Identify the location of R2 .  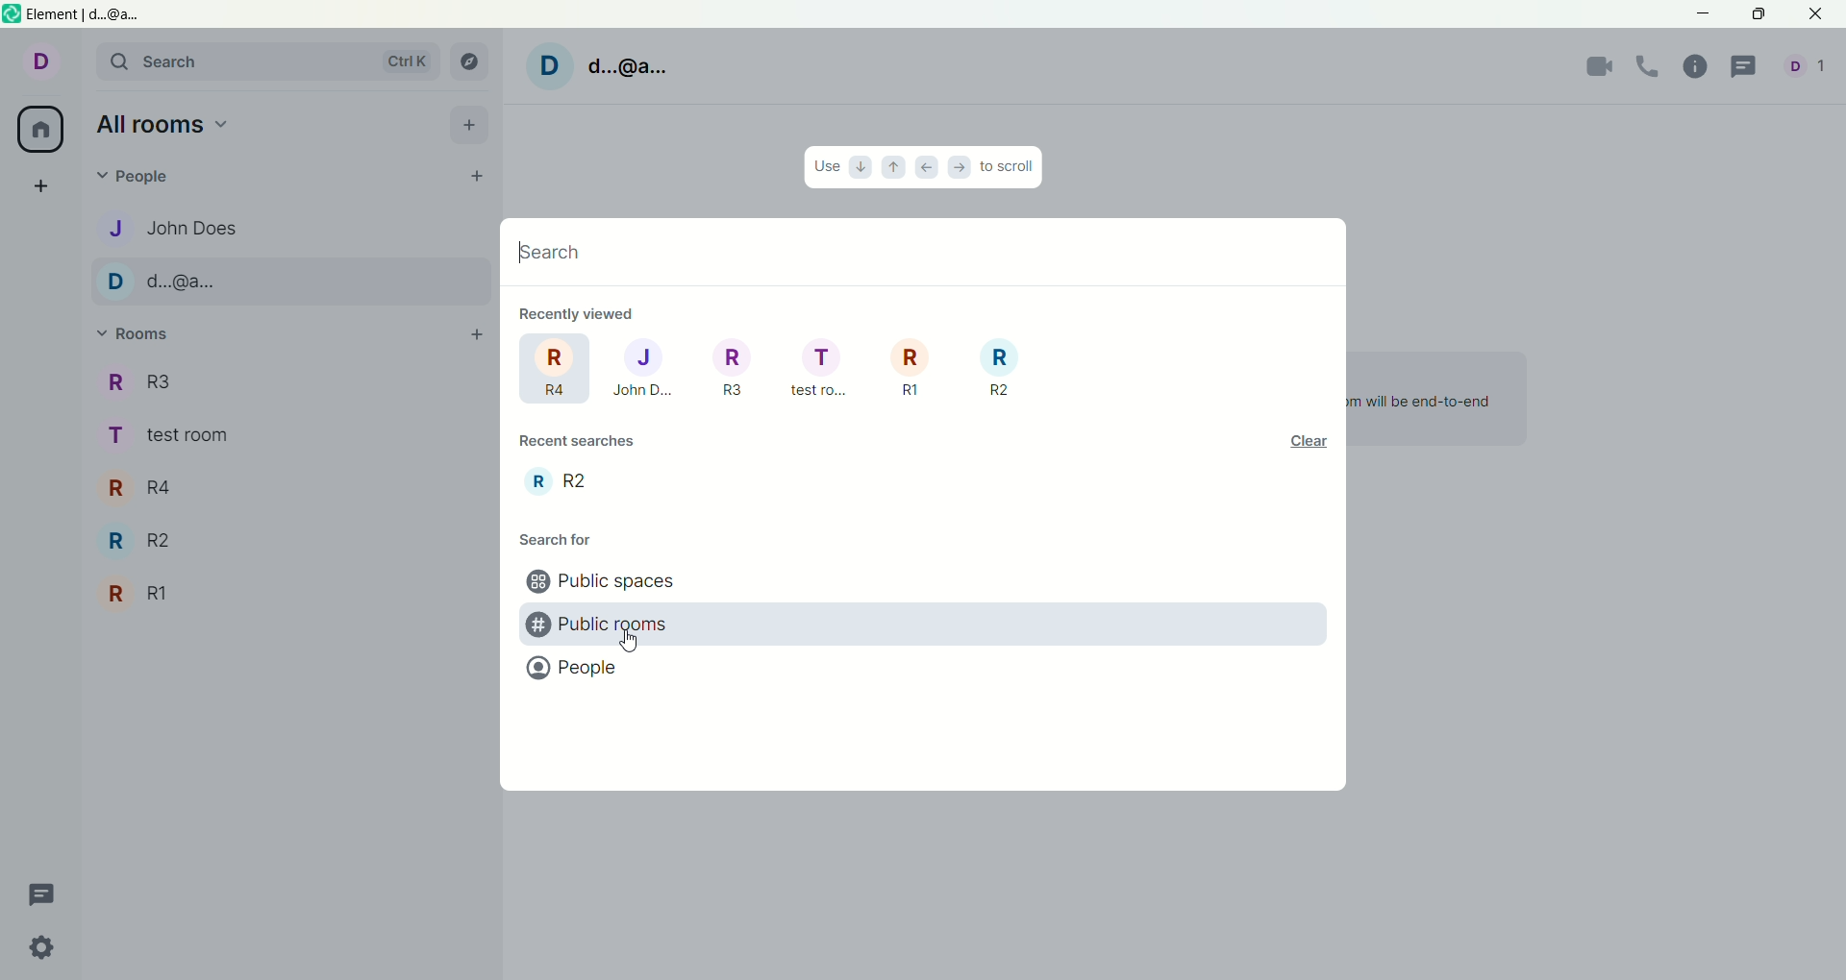
(290, 540).